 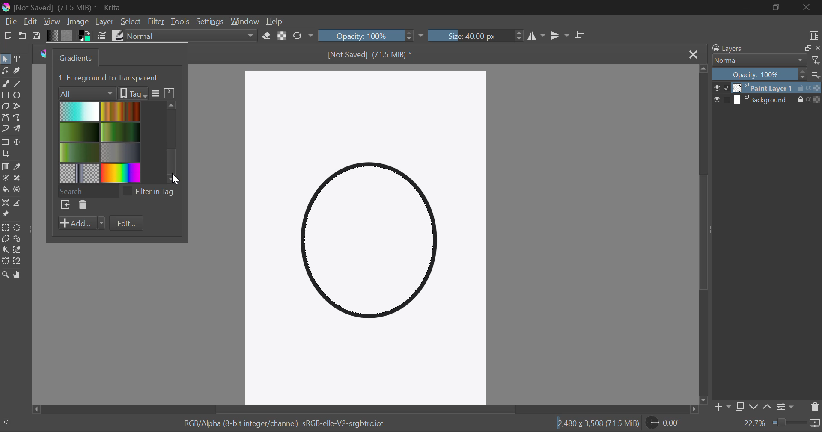 What do you see at coordinates (6, 167) in the screenshot?
I see `Gradient Fill` at bounding box center [6, 167].